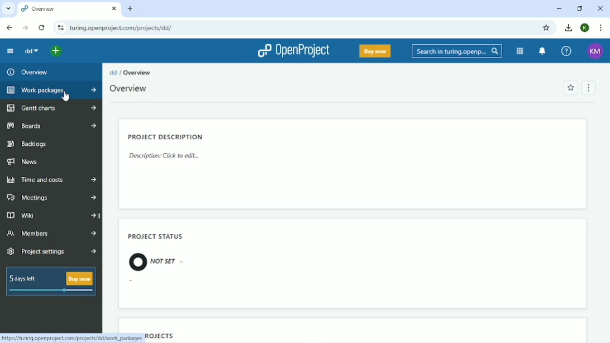  I want to click on Back, so click(10, 28).